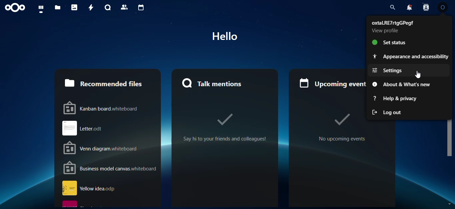  Describe the element at coordinates (331, 83) in the screenshot. I see `upcoming events` at that location.